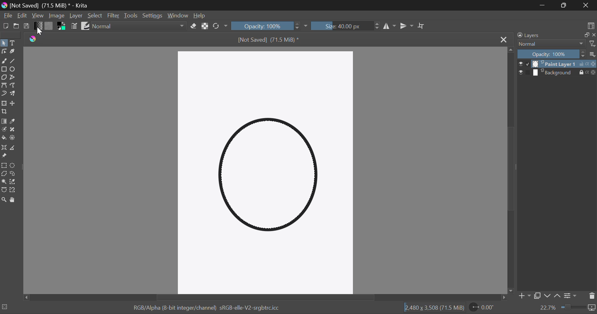 Image resolution: width=597 pixels, height=314 pixels. What do you see at coordinates (15, 191) in the screenshot?
I see `Magnetic Curve Selection` at bounding box center [15, 191].